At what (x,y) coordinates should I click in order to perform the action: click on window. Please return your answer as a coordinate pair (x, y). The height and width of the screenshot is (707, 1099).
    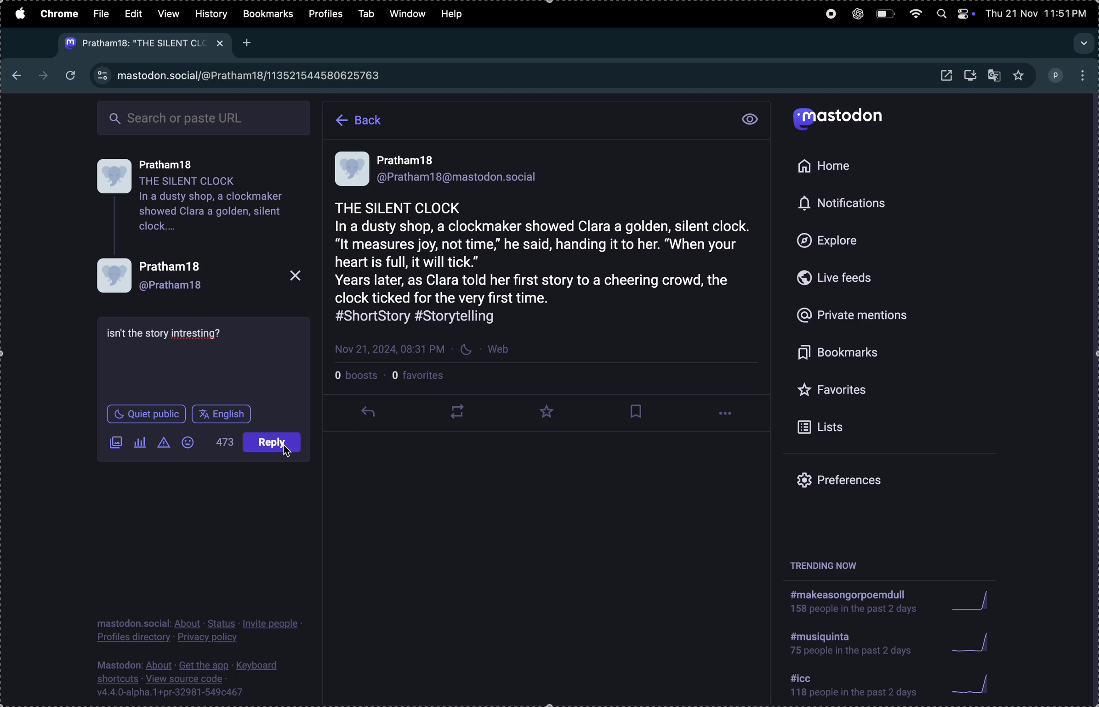
    Looking at the image, I should click on (408, 14).